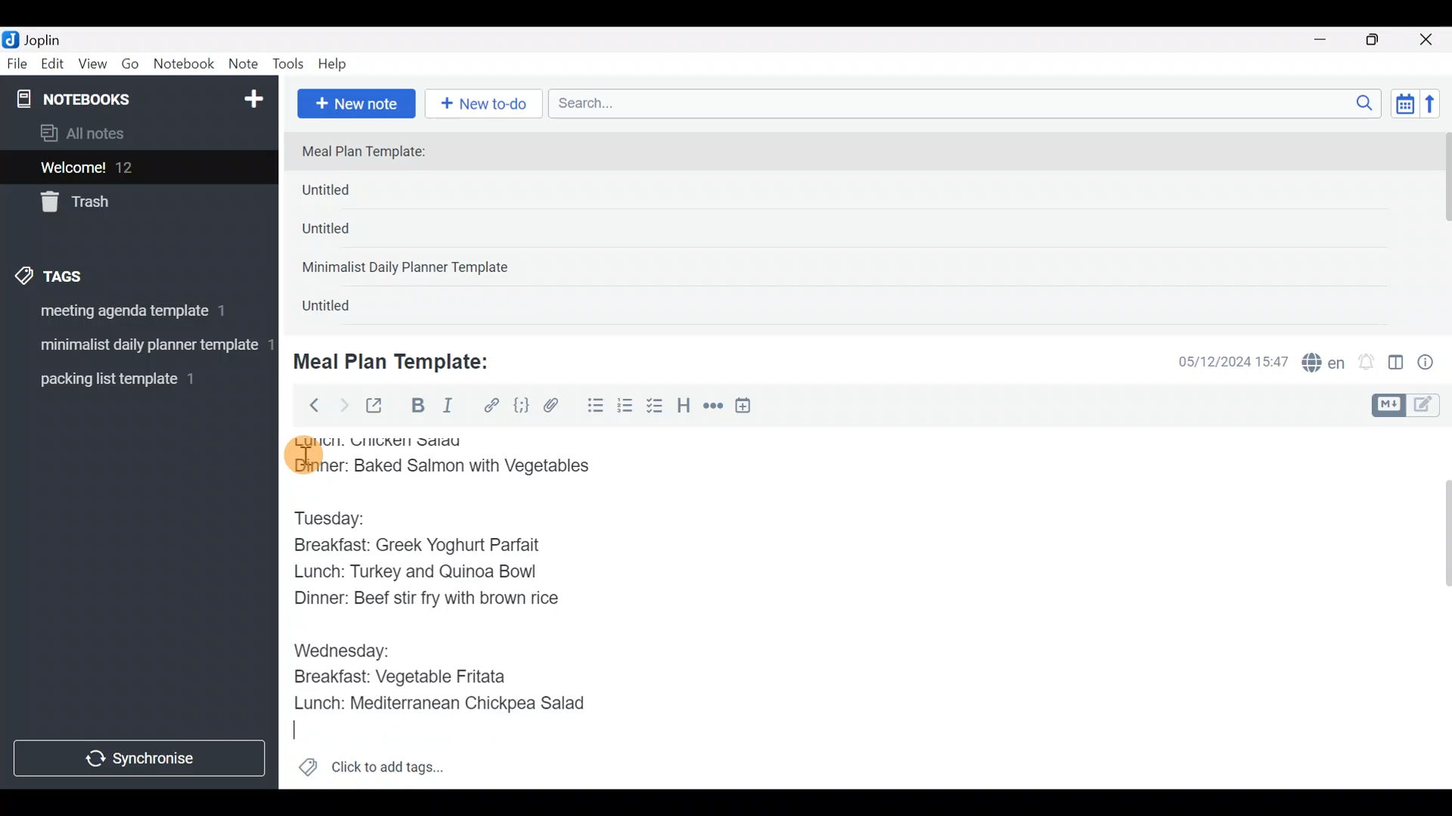 This screenshot has height=816, width=1452. What do you see at coordinates (450, 703) in the screenshot?
I see `Lunch: Mediterranean Chickpea Salad` at bounding box center [450, 703].